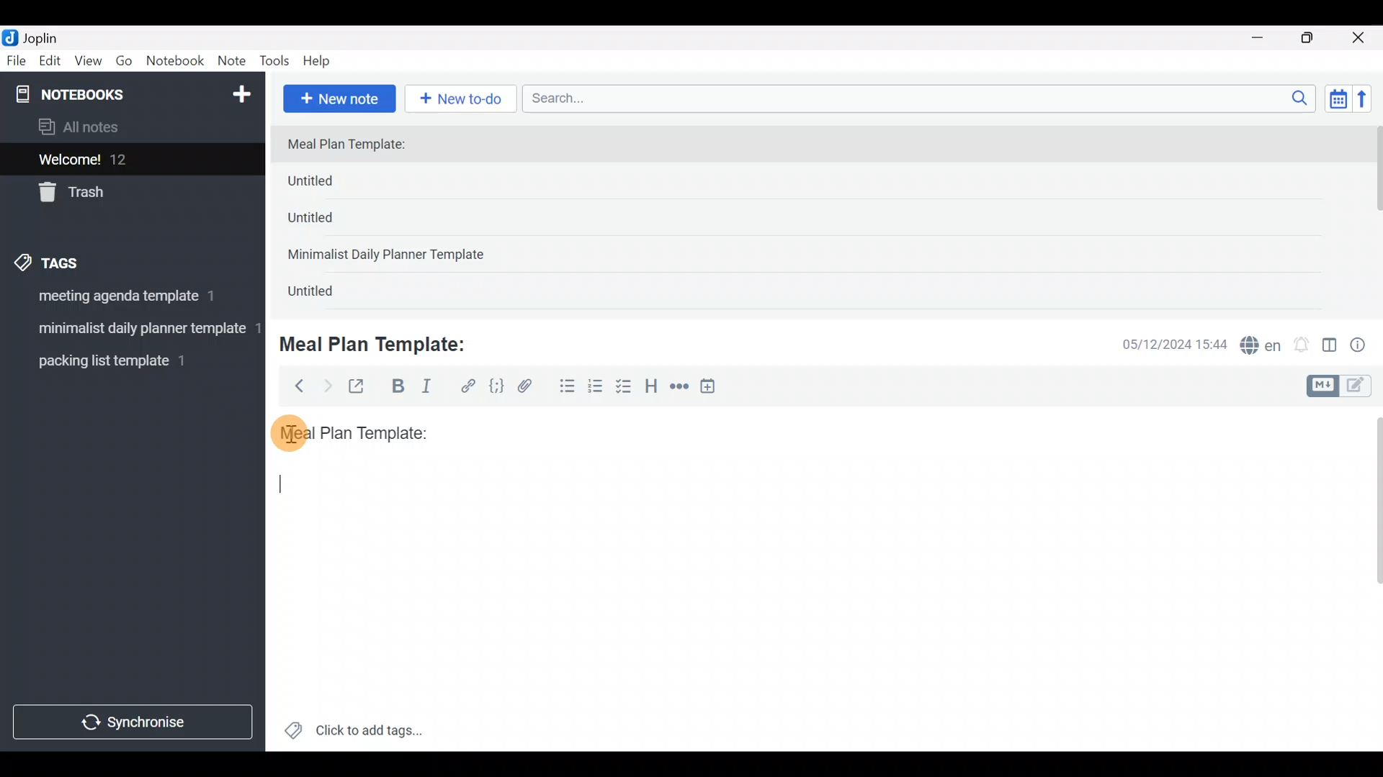 The width and height of the screenshot is (1383, 777). I want to click on New to-do, so click(464, 100).